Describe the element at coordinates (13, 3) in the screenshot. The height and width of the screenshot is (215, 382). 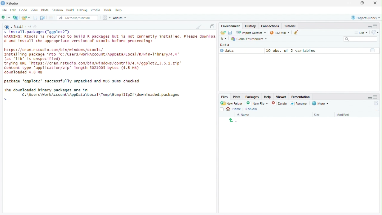
I see `RStudio` at that location.